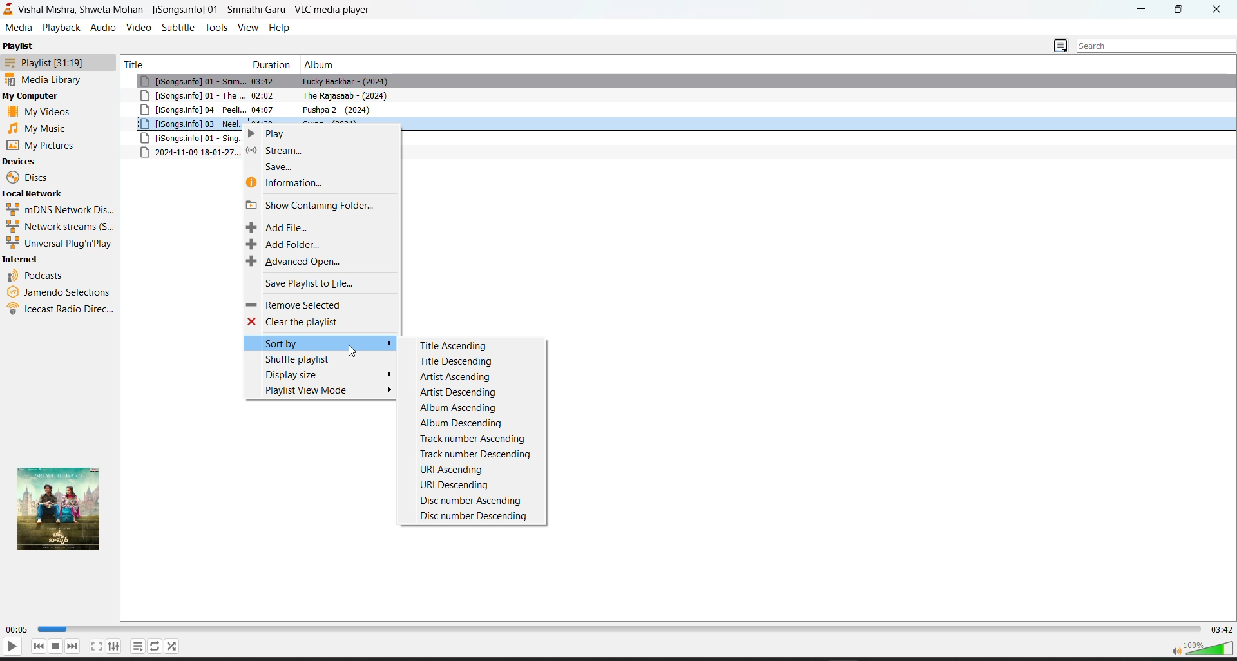 Image resolution: width=1237 pixels, height=661 pixels. I want to click on thumbnail, so click(64, 510).